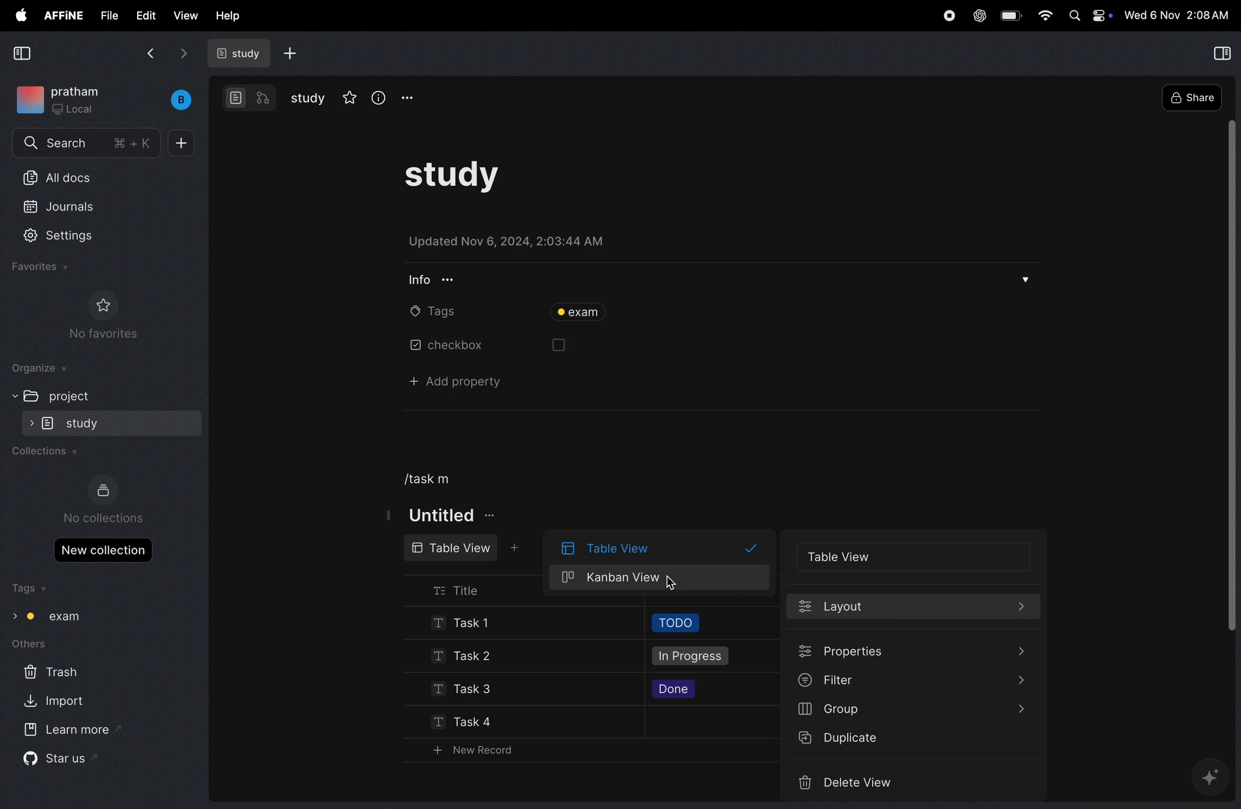  I want to click on all docs, so click(73, 177).